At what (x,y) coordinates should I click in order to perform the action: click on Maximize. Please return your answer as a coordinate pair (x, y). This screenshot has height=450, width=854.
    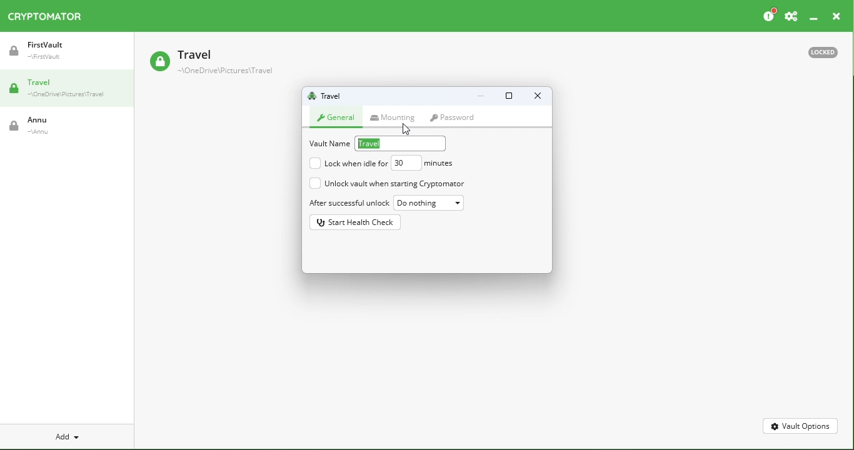
    Looking at the image, I should click on (508, 97).